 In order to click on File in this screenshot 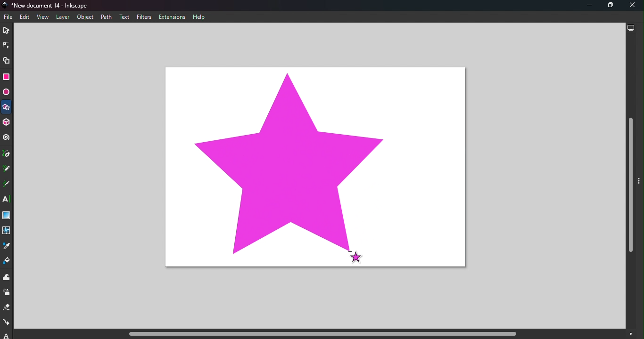, I will do `click(10, 17)`.